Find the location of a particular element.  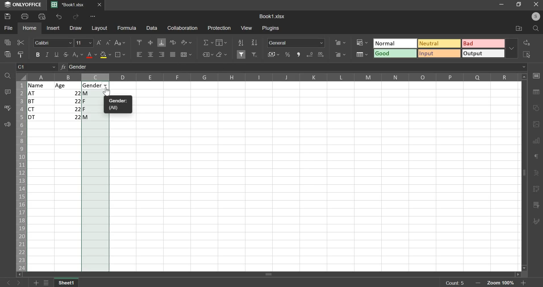

change case is located at coordinates (121, 43).